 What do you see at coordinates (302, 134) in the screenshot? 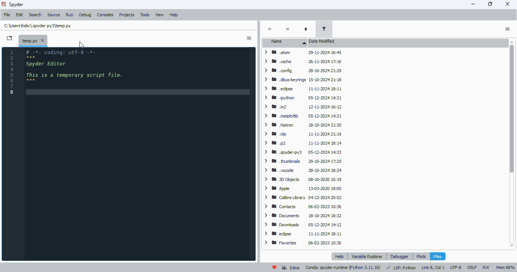
I see `> Mm oobi 11-11-2024 21:19` at bounding box center [302, 134].